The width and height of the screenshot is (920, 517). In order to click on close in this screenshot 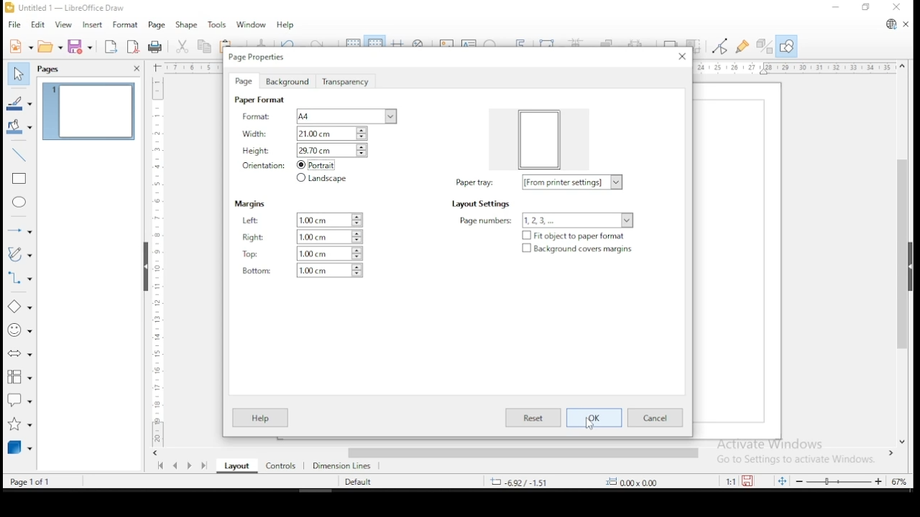, I will do `click(681, 56)`.